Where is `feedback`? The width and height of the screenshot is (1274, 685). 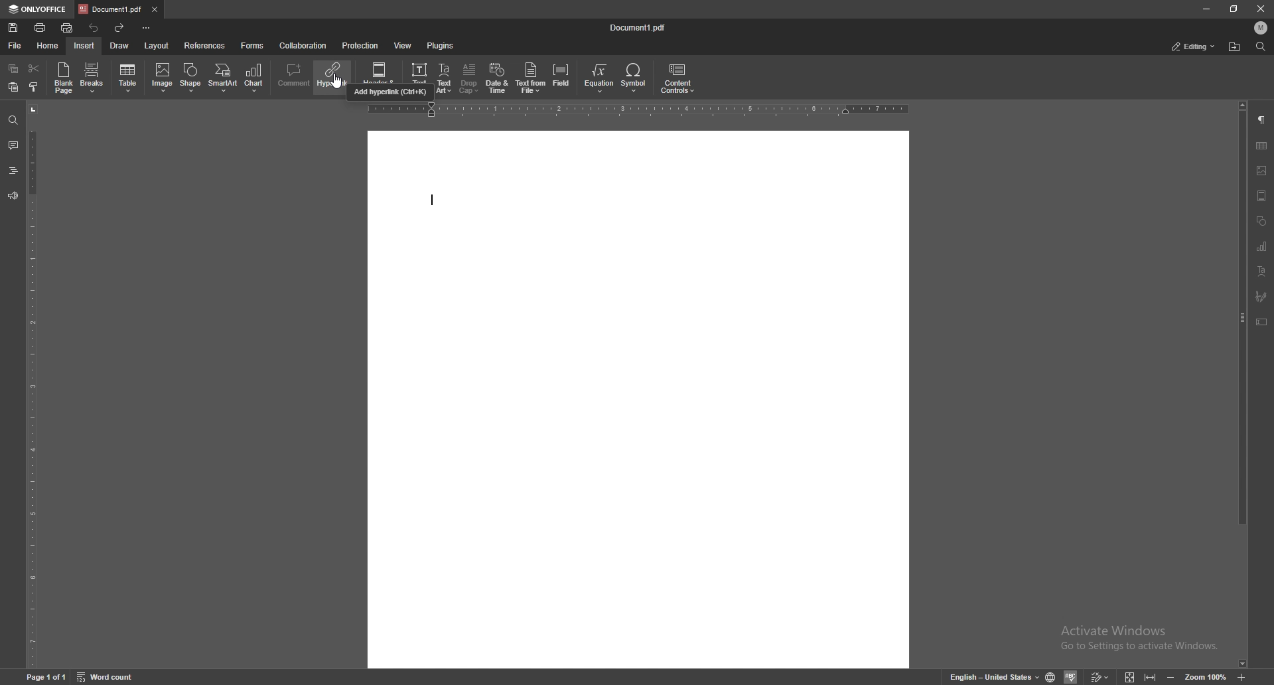
feedback is located at coordinates (13, 195).